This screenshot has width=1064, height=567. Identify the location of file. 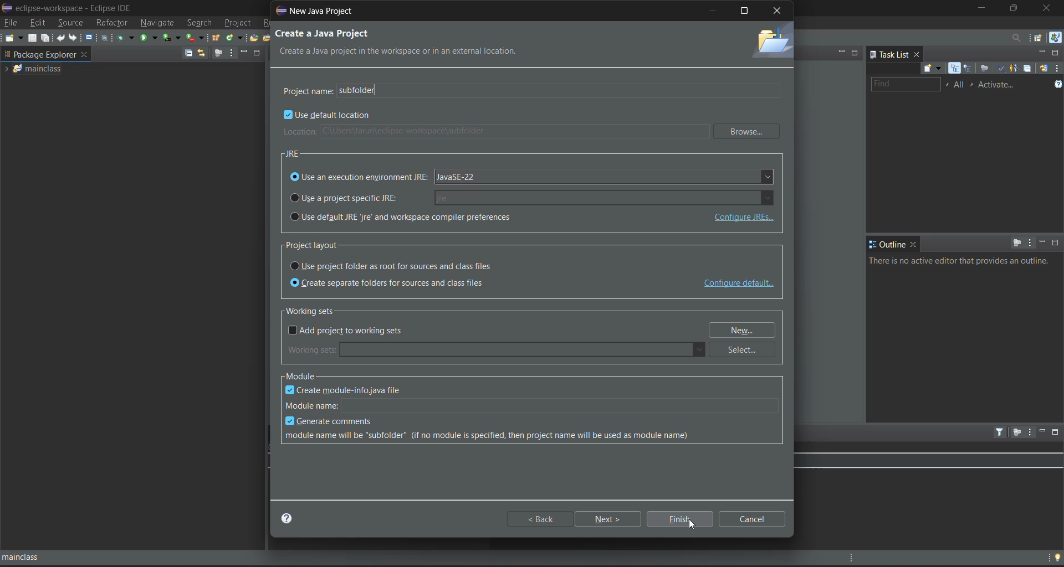
(11, 22).